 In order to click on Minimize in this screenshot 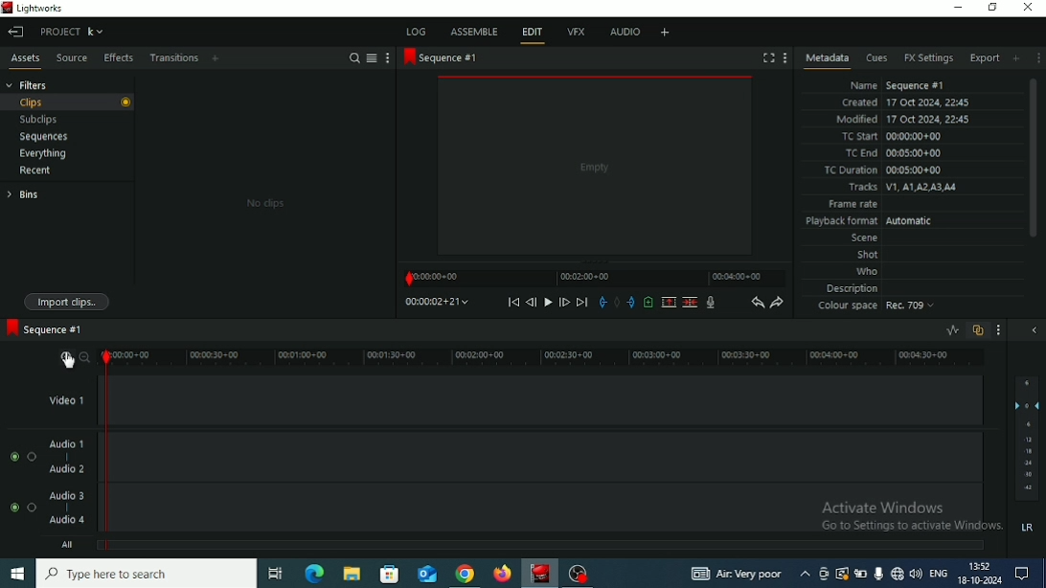, I will do `click(959, 9)`.